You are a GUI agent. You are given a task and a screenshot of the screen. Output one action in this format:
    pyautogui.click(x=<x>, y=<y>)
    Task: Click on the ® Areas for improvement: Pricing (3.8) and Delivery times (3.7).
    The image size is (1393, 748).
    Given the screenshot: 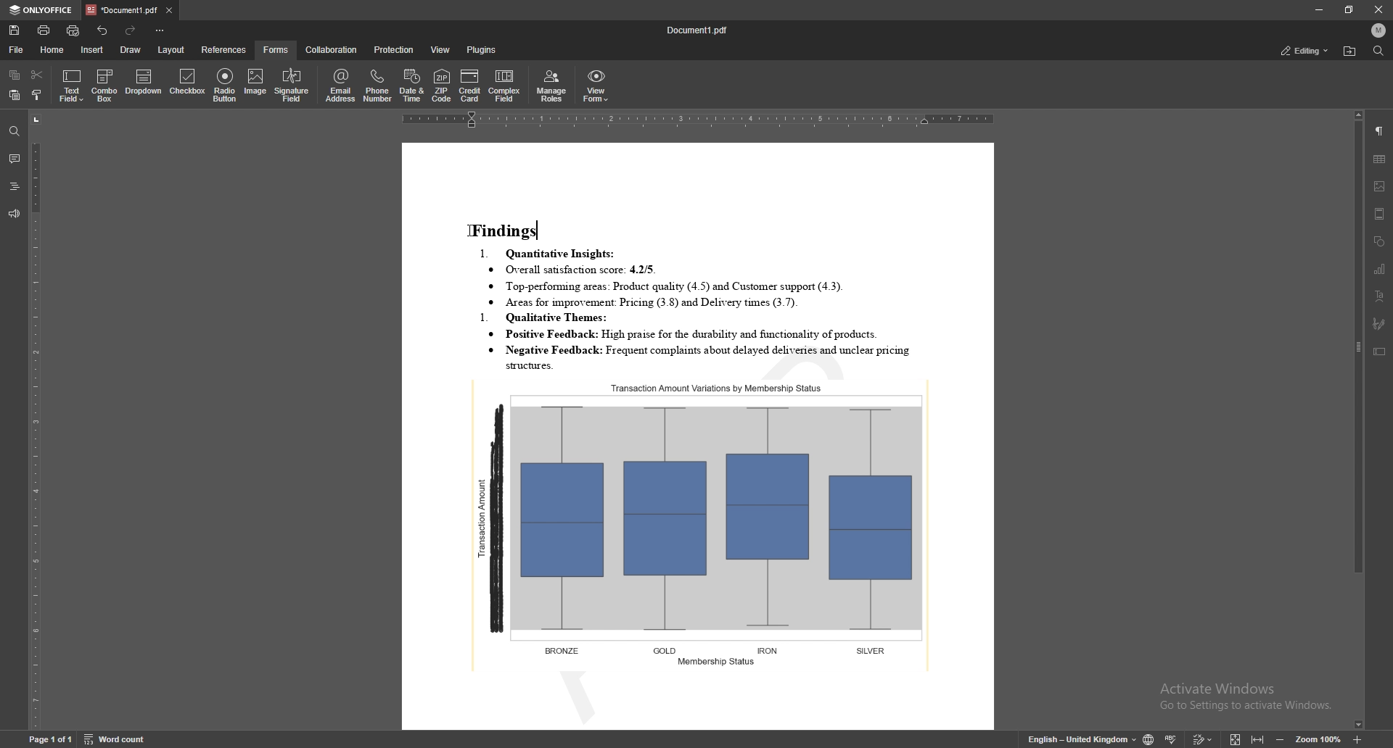 What is the action you would take?
    pyautogui.click(x=653, y=303)
    